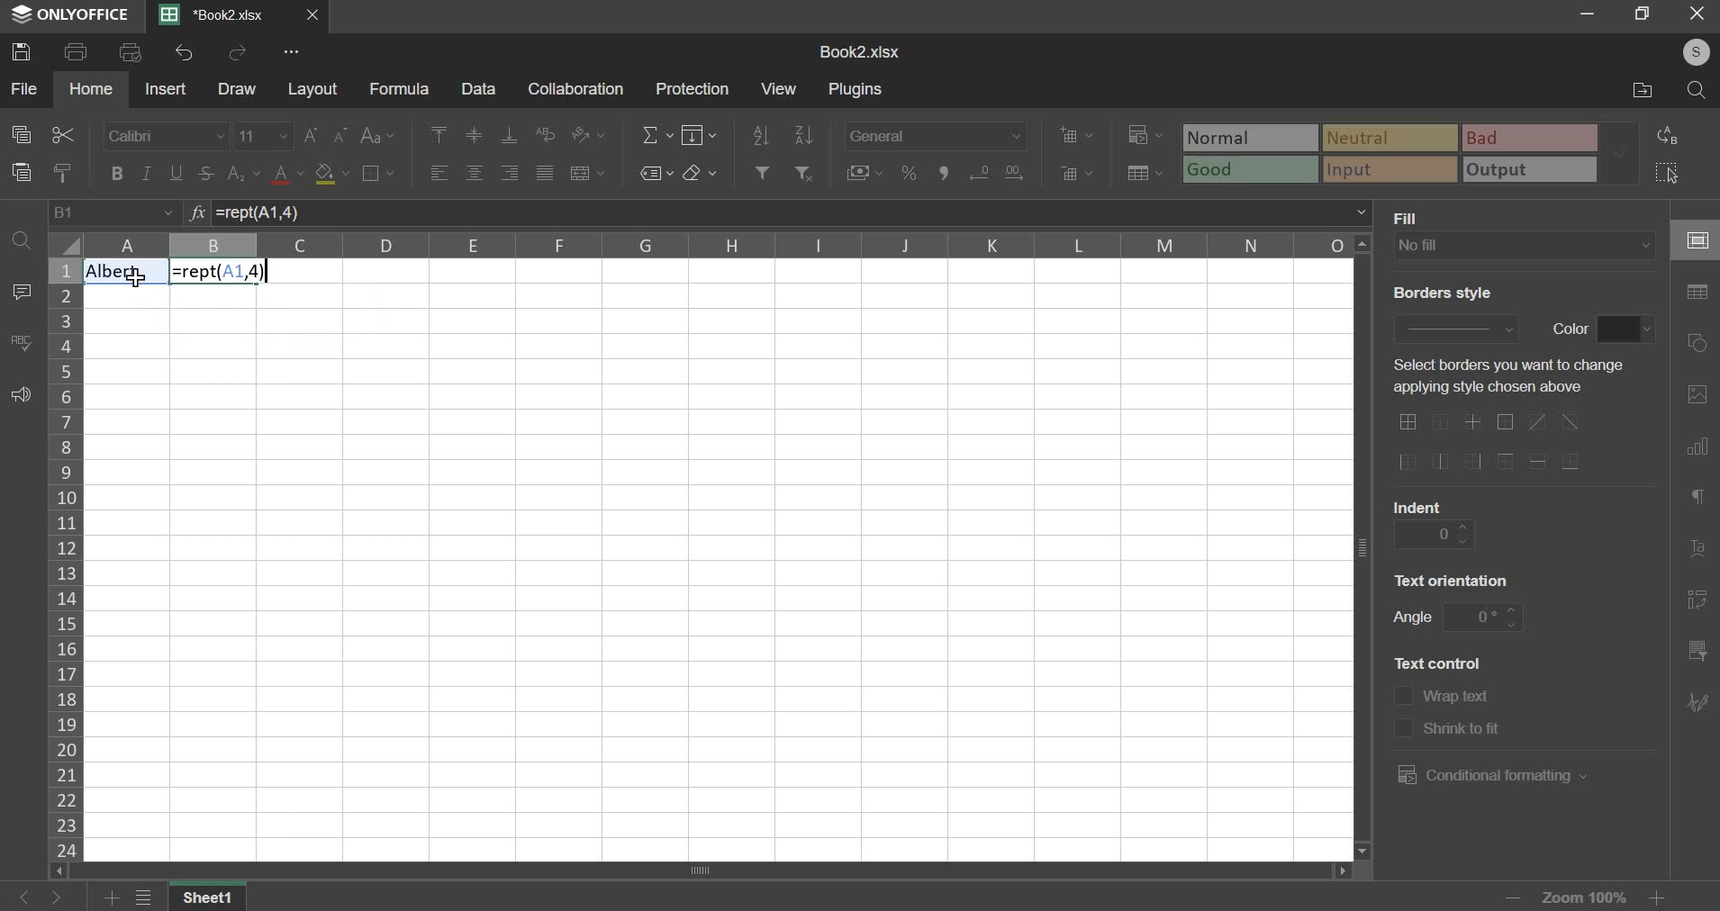  What do you see at coordinates (475, 136) in the screenshot?
I see `vertical alignment` at bounding box center [475, 136].